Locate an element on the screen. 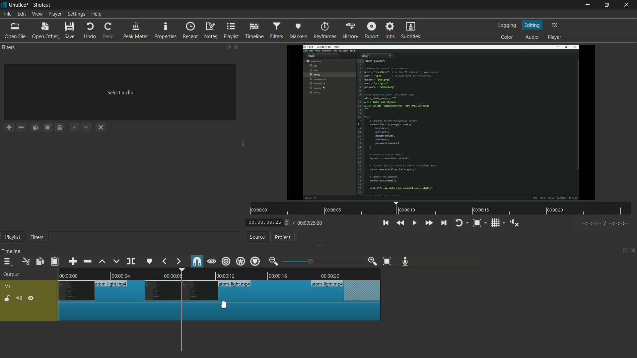 This screenshot has height=358, width=637. change layout is located at coordinates (226, 46).